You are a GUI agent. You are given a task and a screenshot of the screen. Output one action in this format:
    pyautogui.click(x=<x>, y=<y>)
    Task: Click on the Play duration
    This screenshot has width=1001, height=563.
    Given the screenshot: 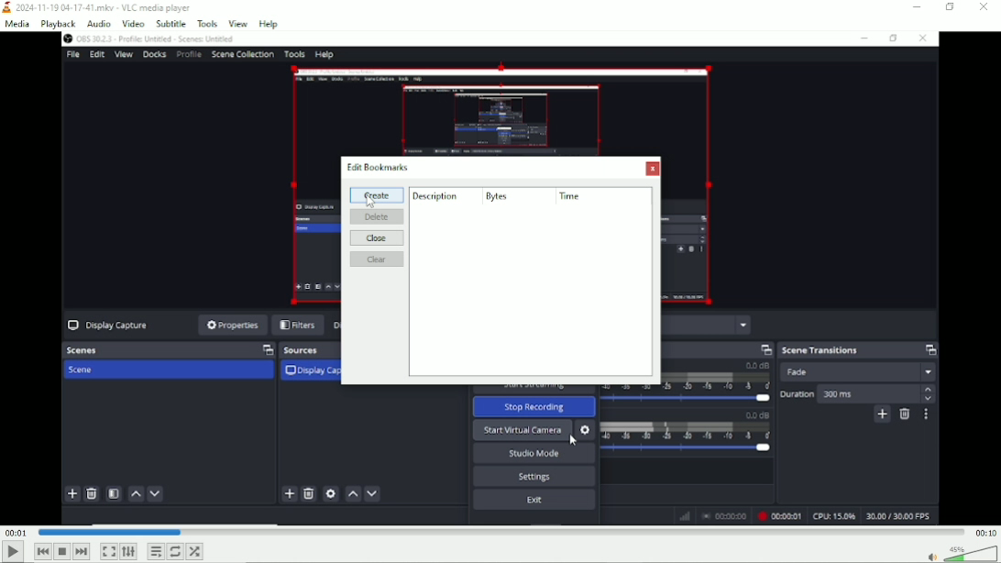 What is the action you would take?
    pyautogui.click(x=500, y=532)
    